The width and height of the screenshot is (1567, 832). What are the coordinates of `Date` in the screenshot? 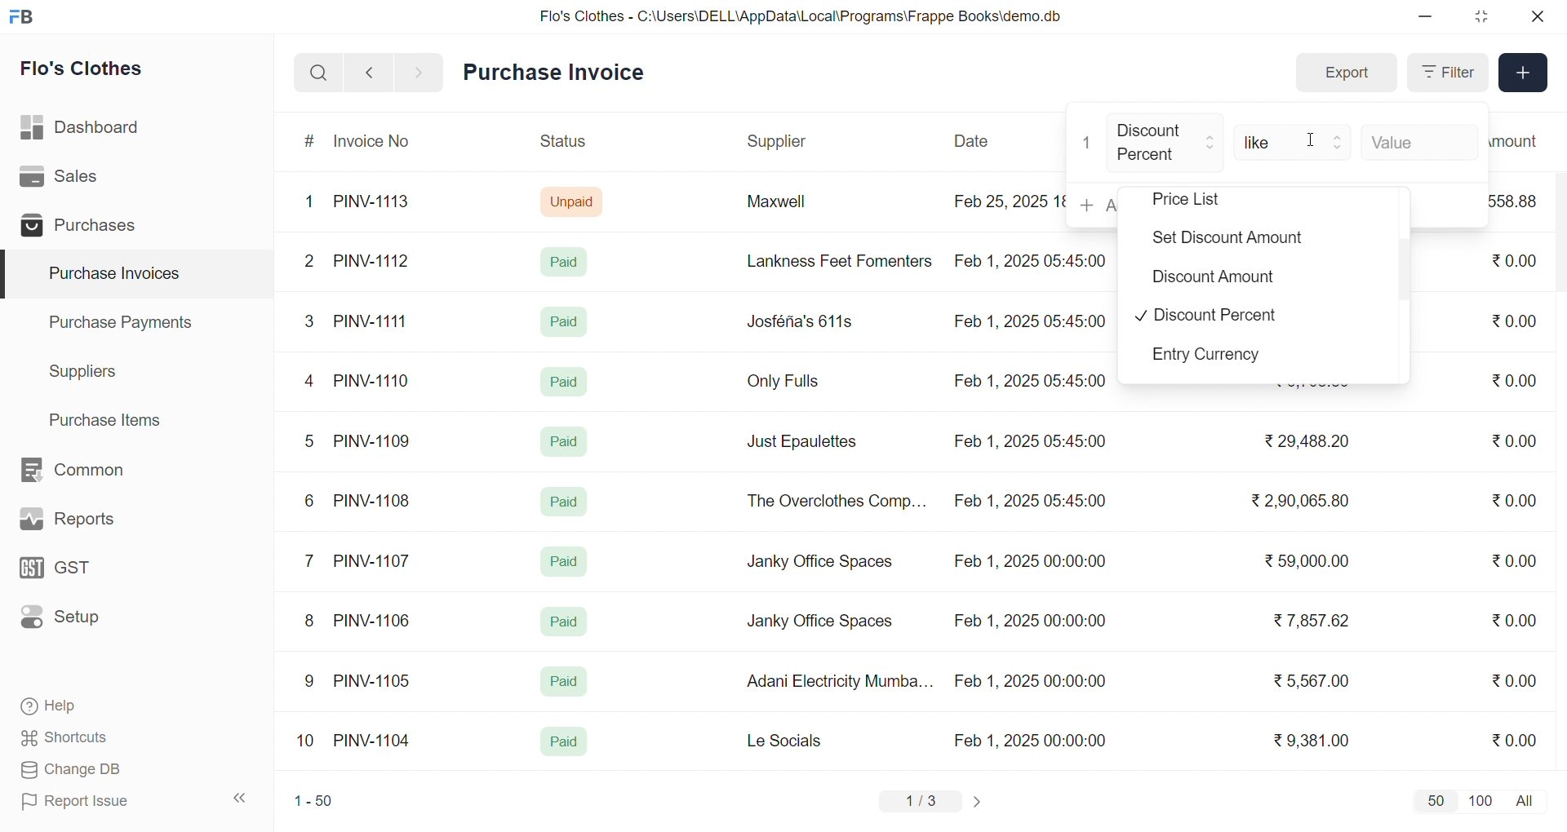 It's located at (974, 141).